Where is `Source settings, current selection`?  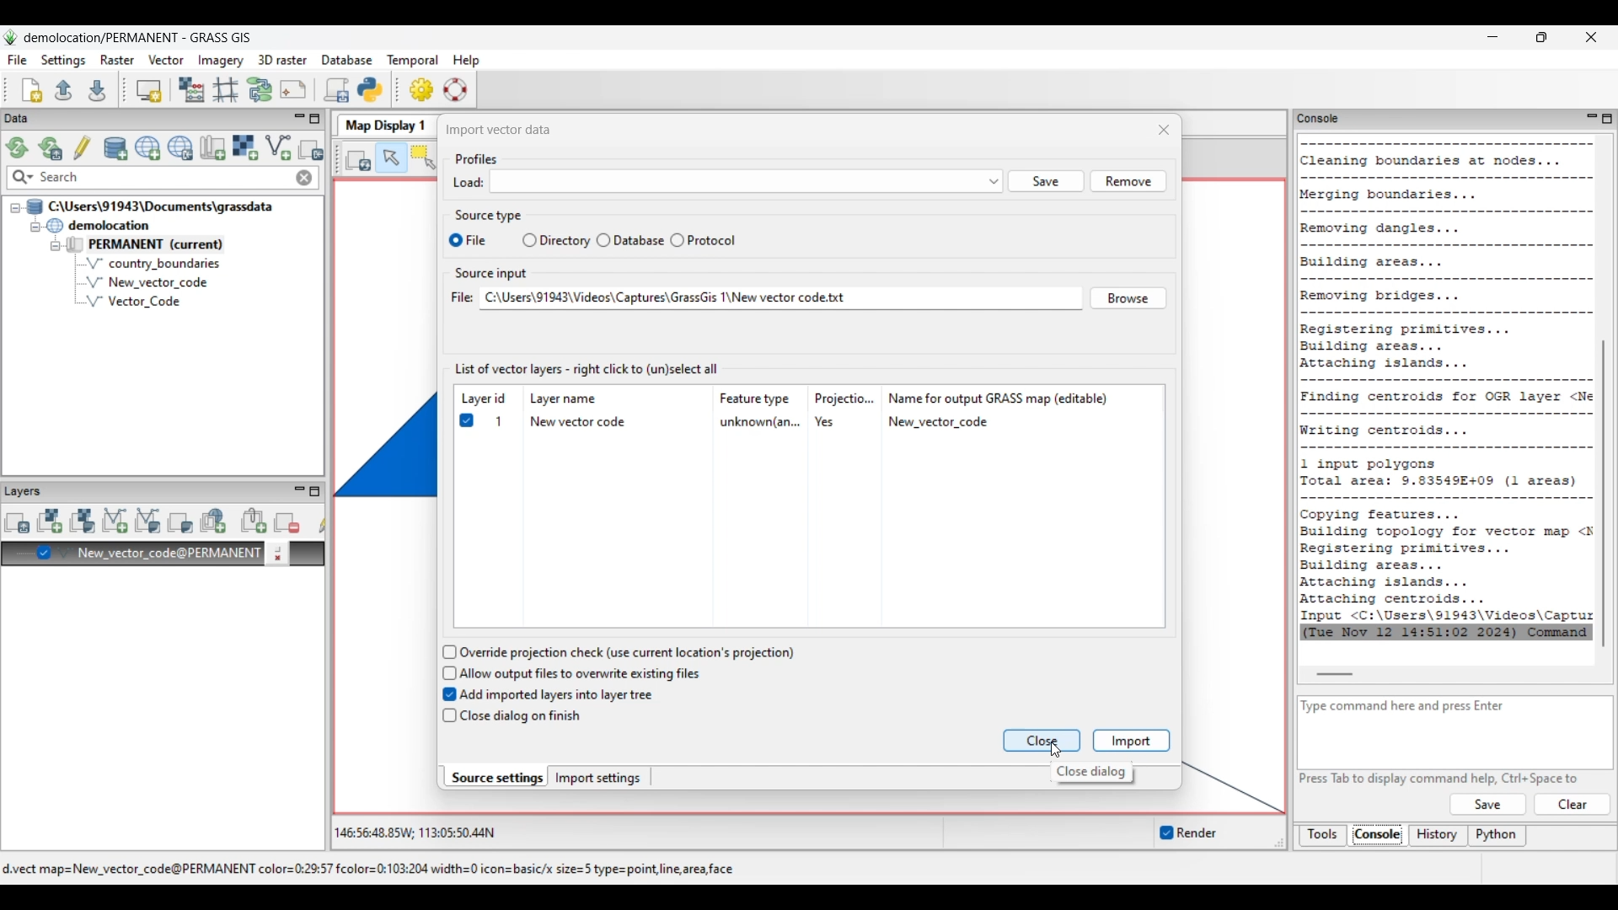
Source settings, current selection is located at coordinates (496, 777).